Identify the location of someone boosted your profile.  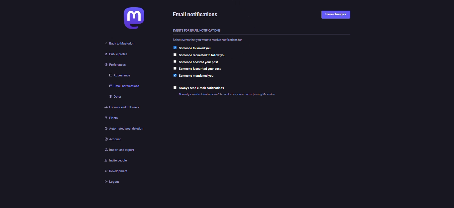
(200, 62).